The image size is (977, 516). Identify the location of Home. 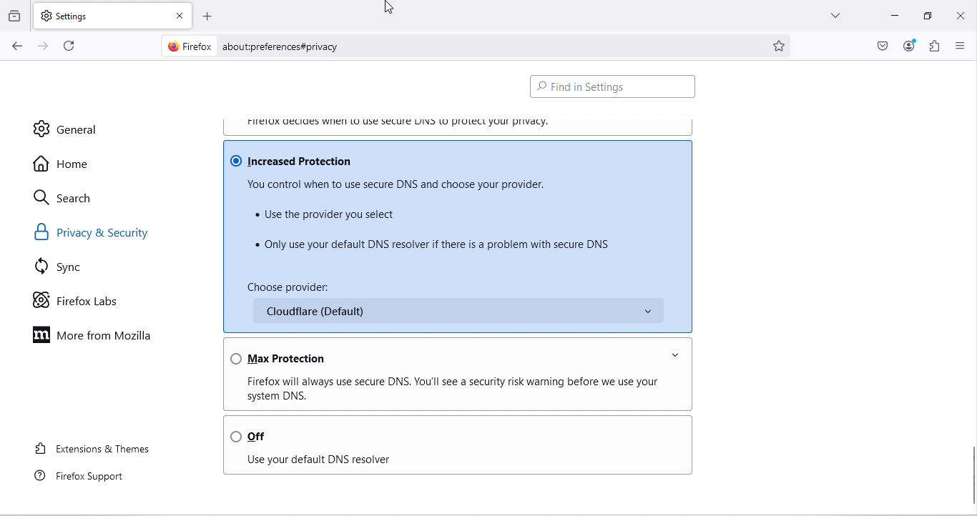
(63, 163).